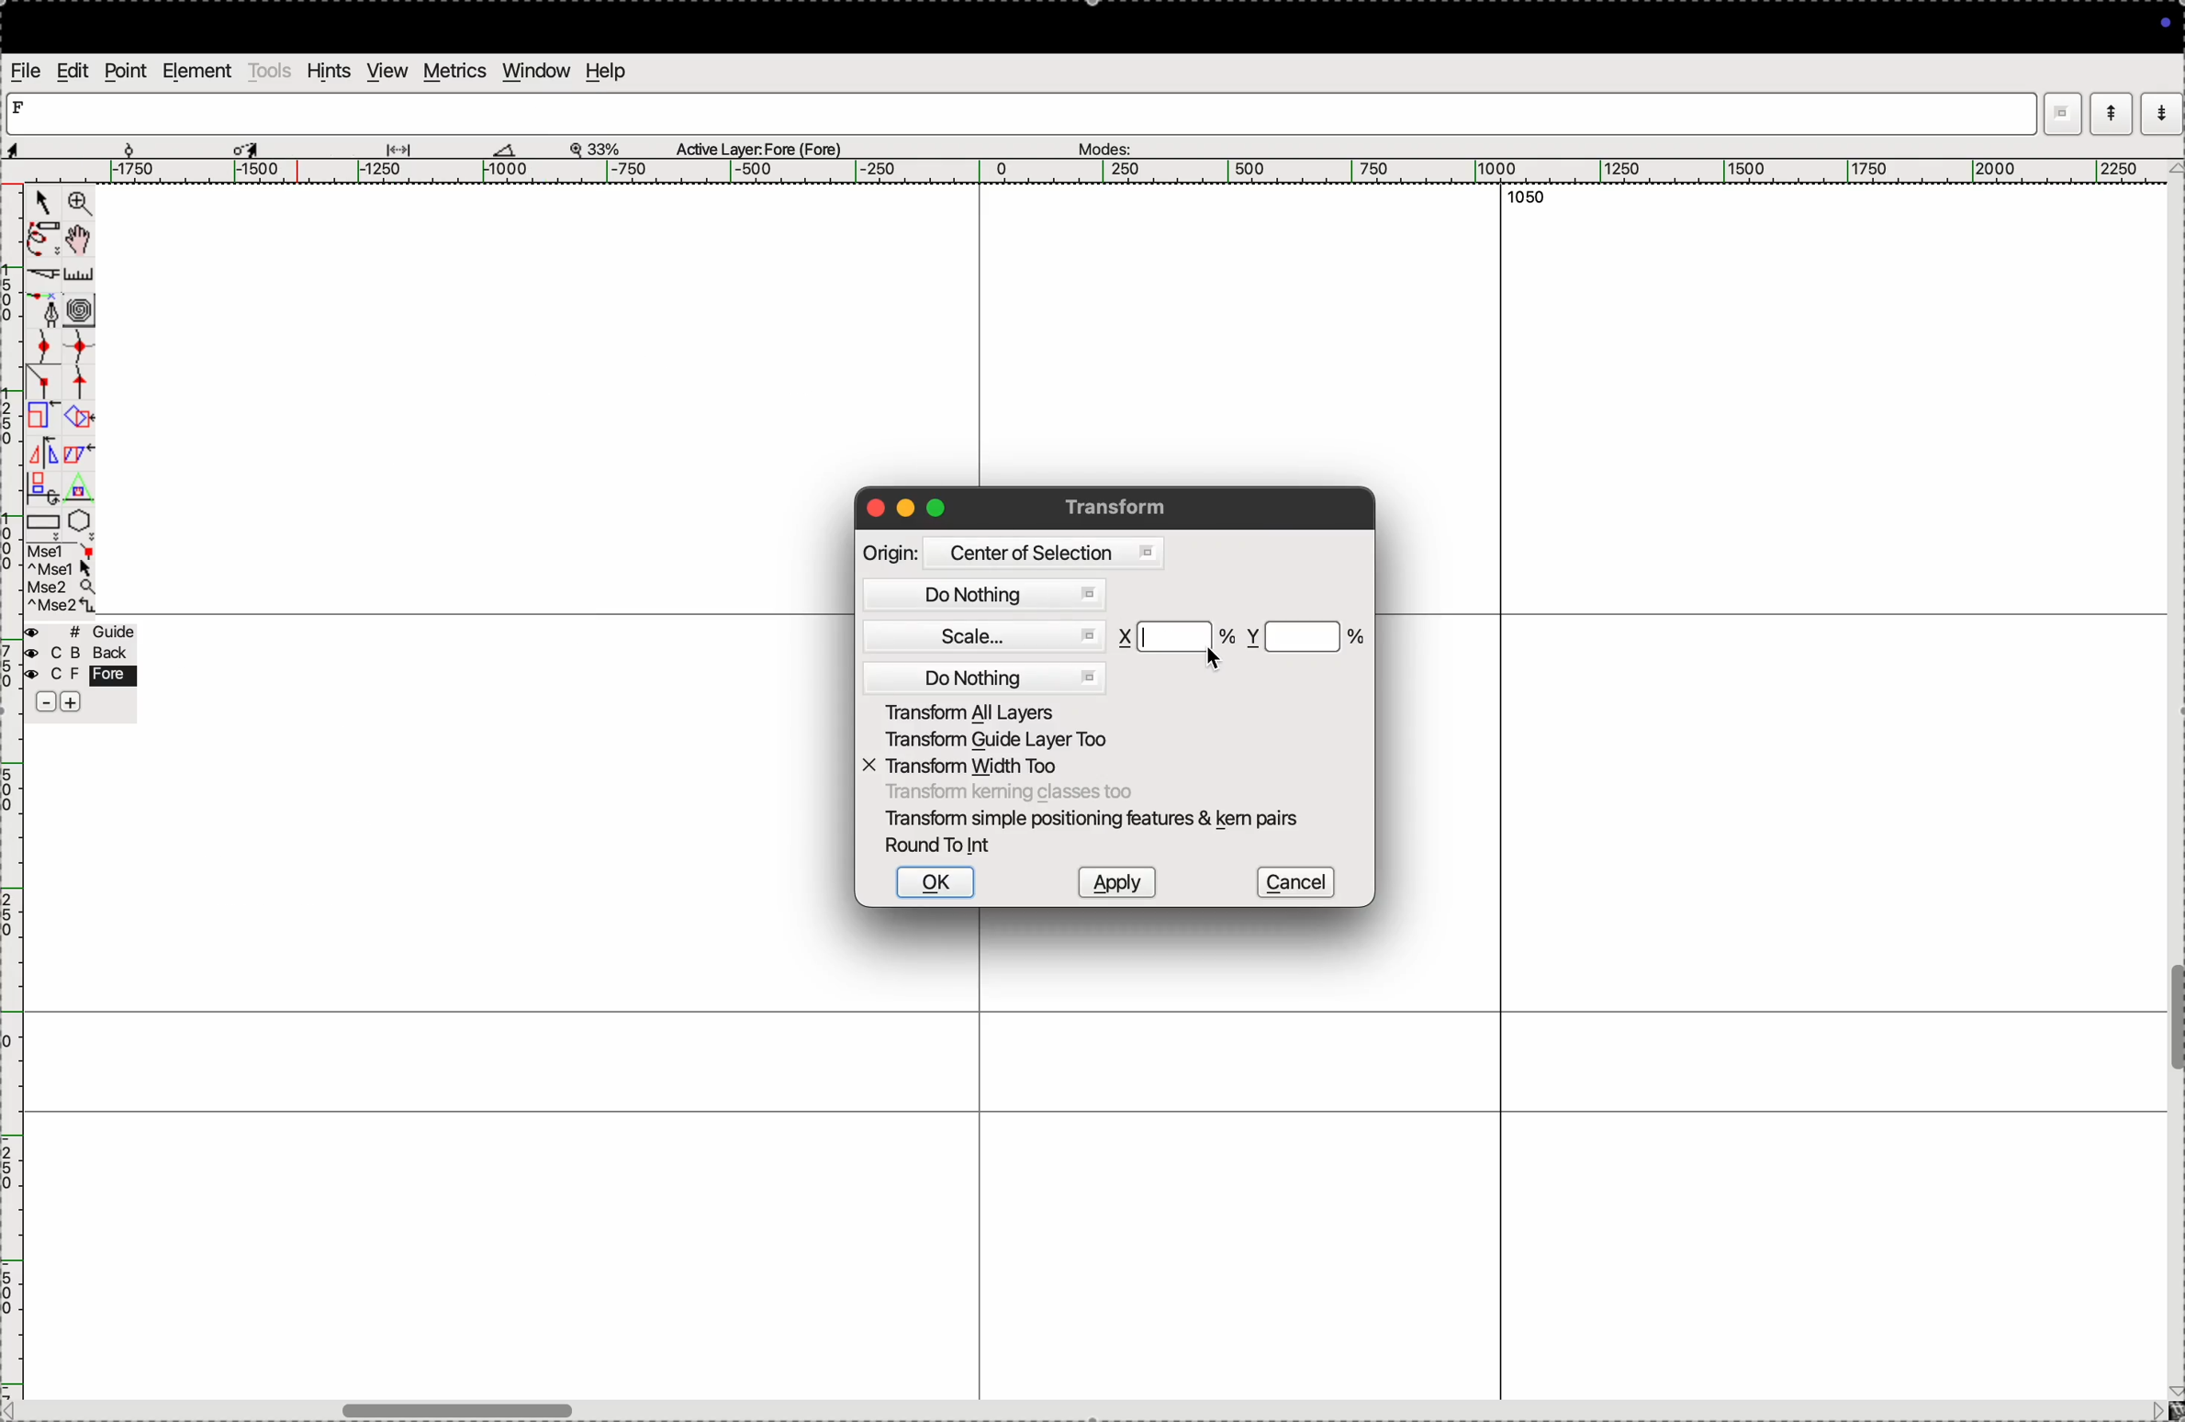  Describe the element at coordinates (1081, 173) in the screenshot. I see `horizontal scale` at that location.